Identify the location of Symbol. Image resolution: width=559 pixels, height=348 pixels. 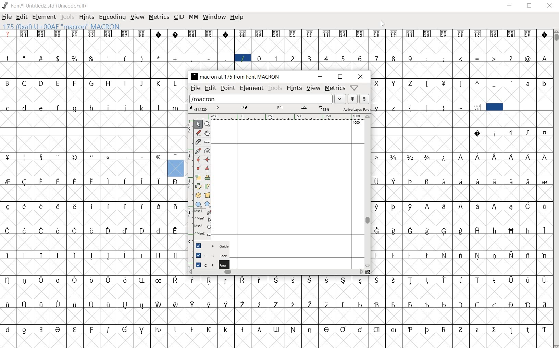
(59, 230).